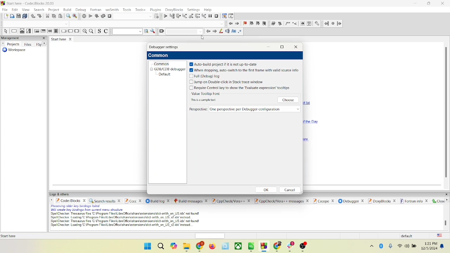  I want to click on GDB/CDB debugger, so click(168, 69).